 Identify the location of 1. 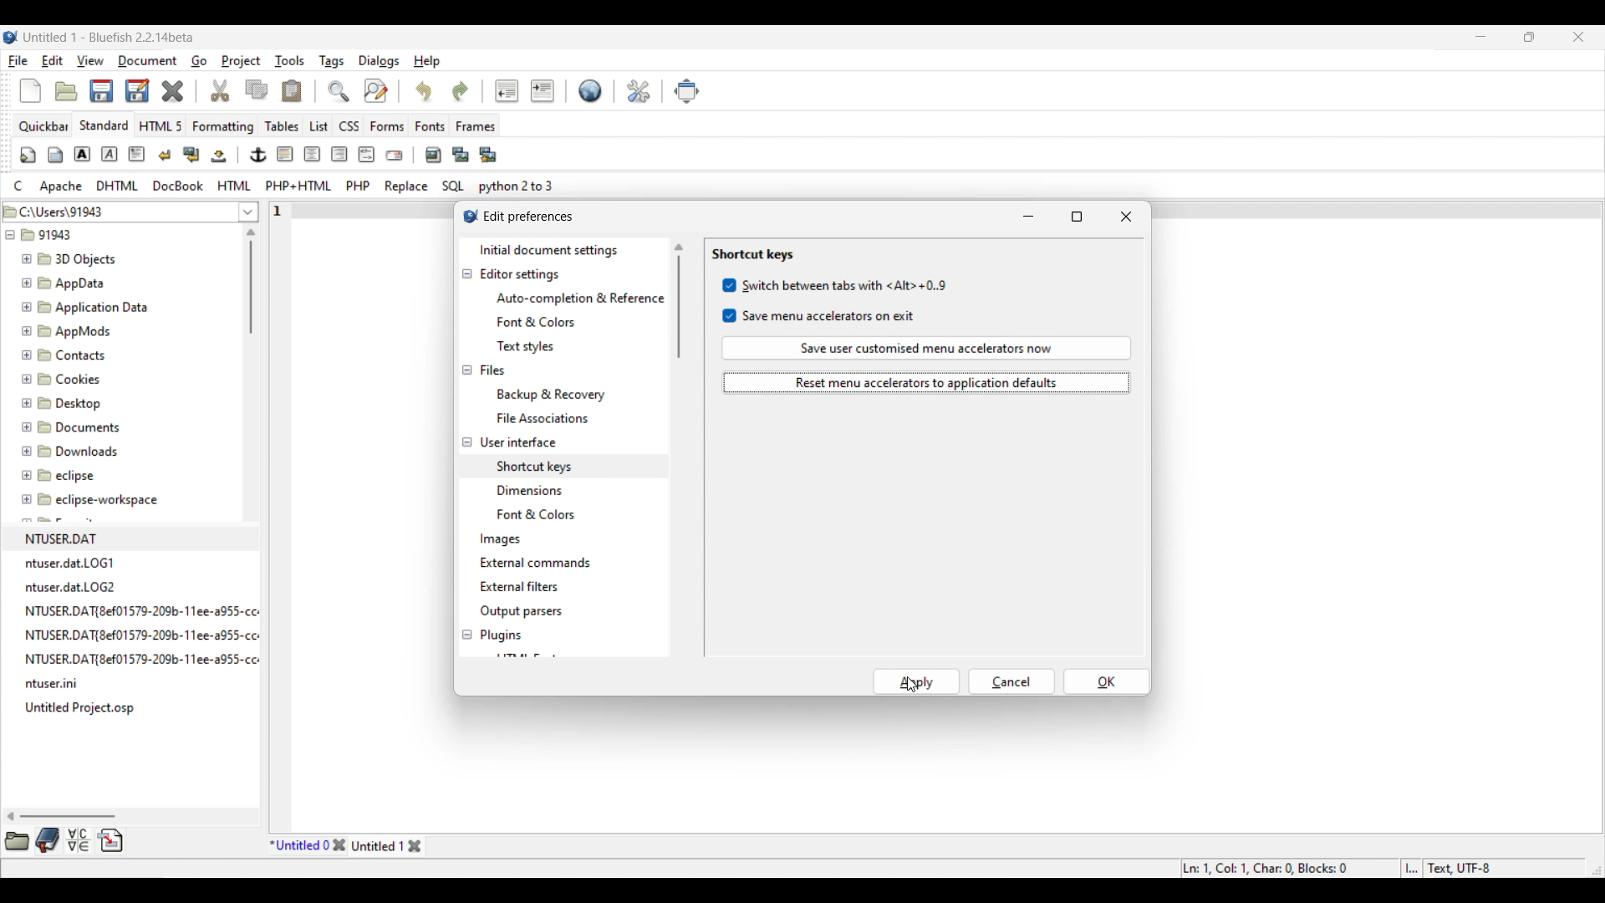
(280, 207).